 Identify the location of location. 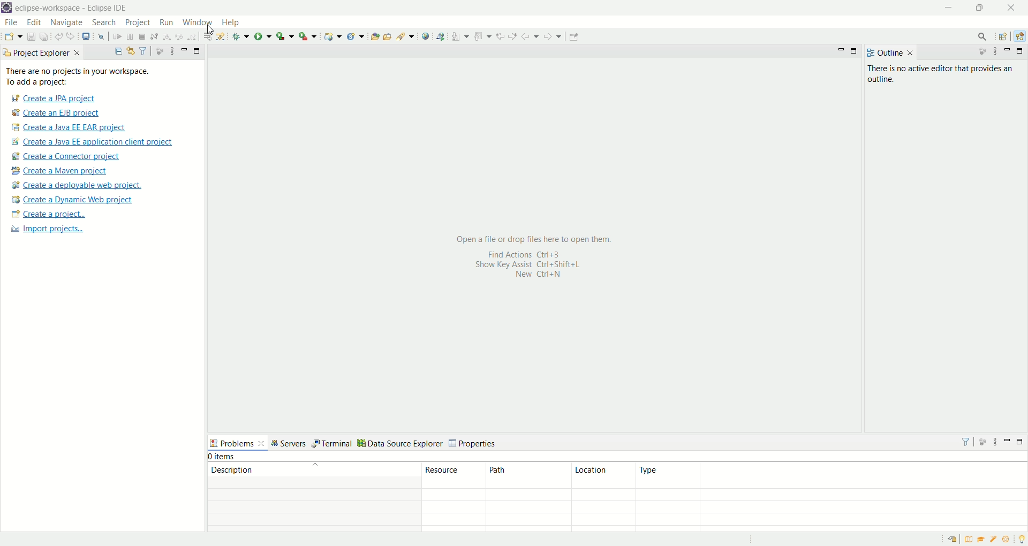
(604, 475).